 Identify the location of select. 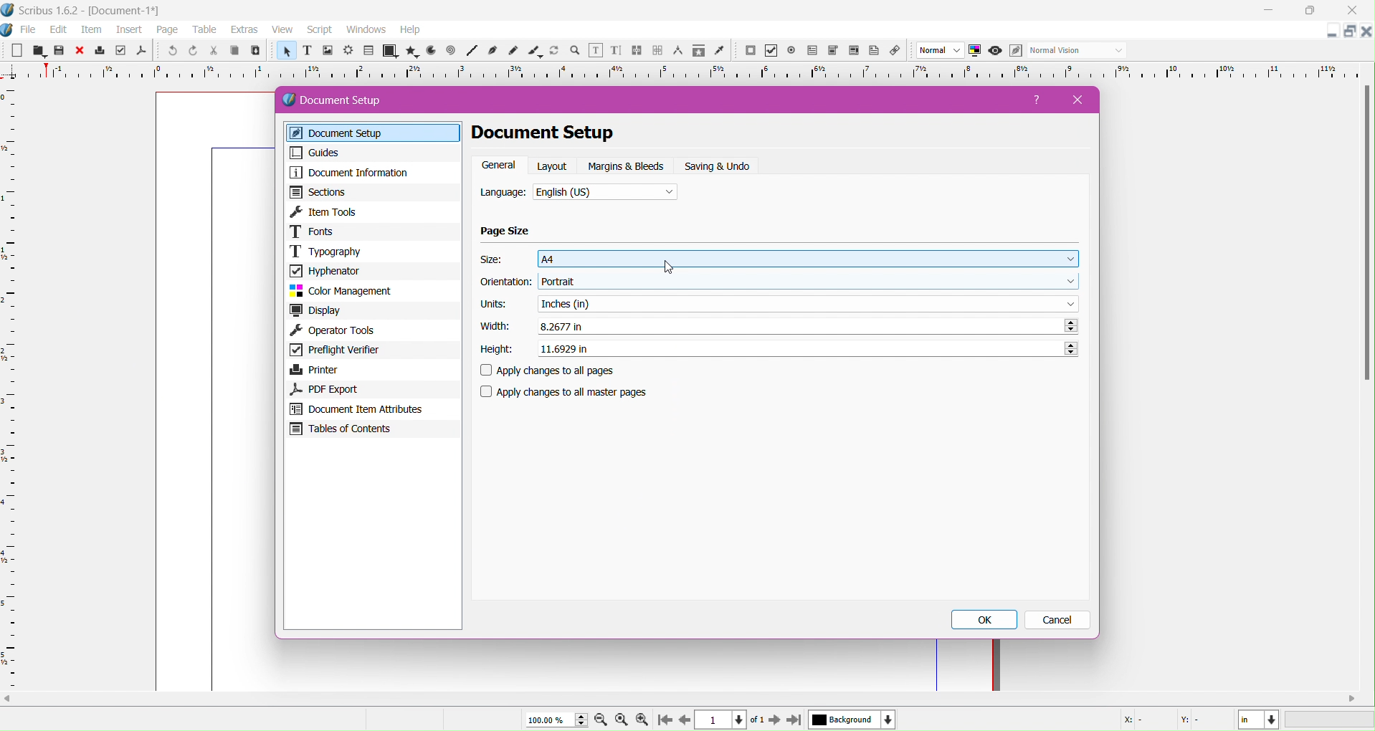
(285, 53).